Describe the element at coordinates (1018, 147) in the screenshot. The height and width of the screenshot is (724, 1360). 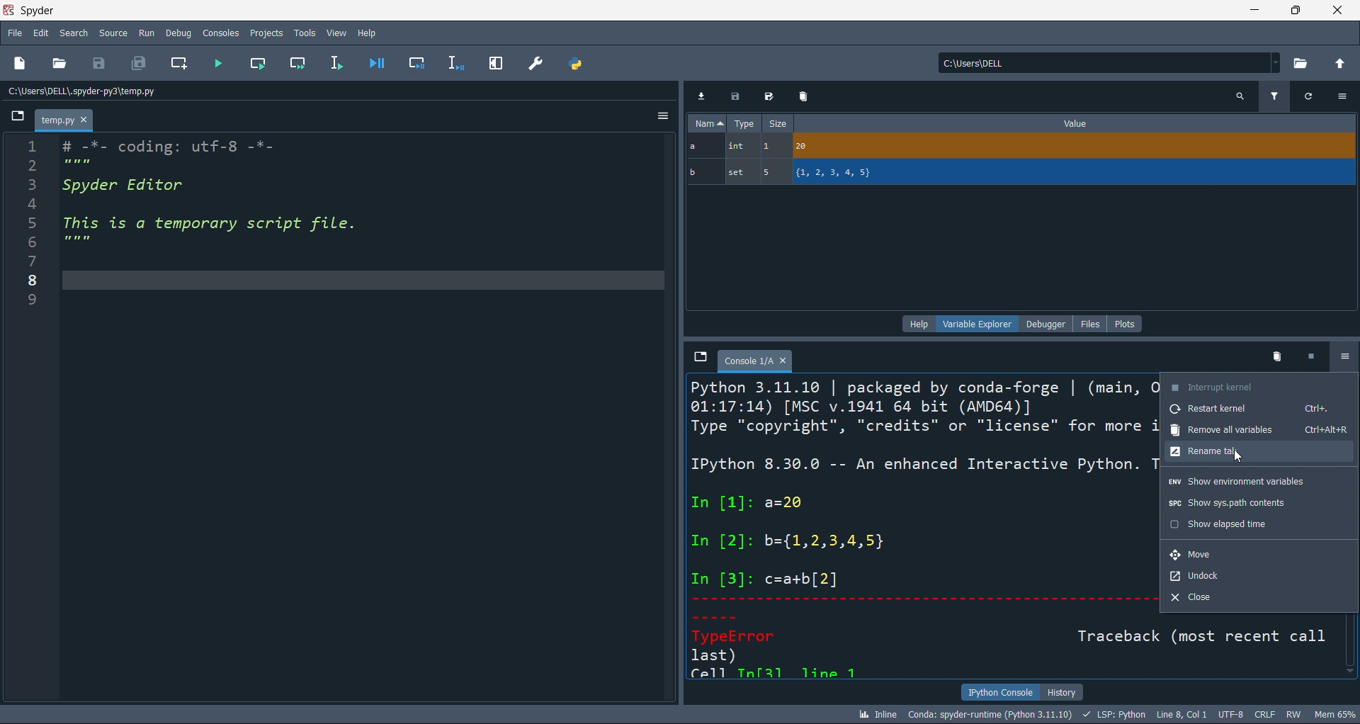
I see `a, int, 1, 20` at that location.